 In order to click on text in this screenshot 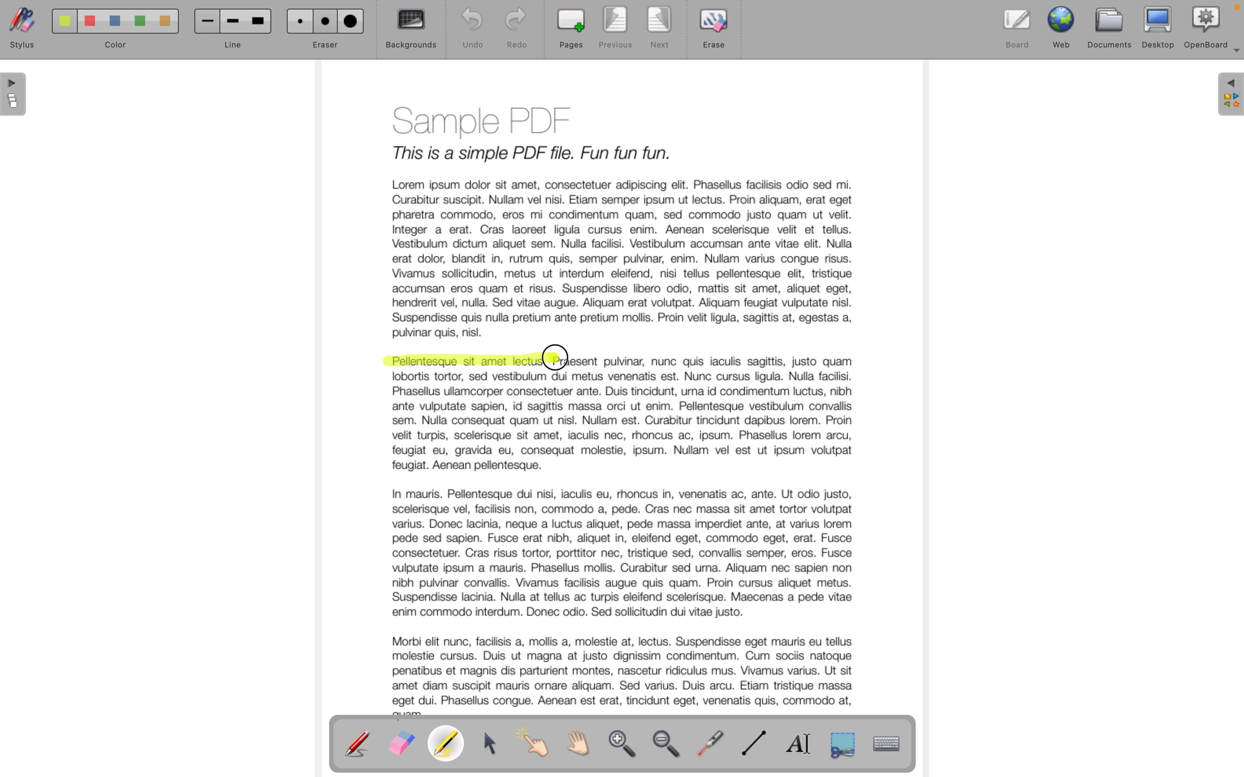, I will do `click(628, 217)`.